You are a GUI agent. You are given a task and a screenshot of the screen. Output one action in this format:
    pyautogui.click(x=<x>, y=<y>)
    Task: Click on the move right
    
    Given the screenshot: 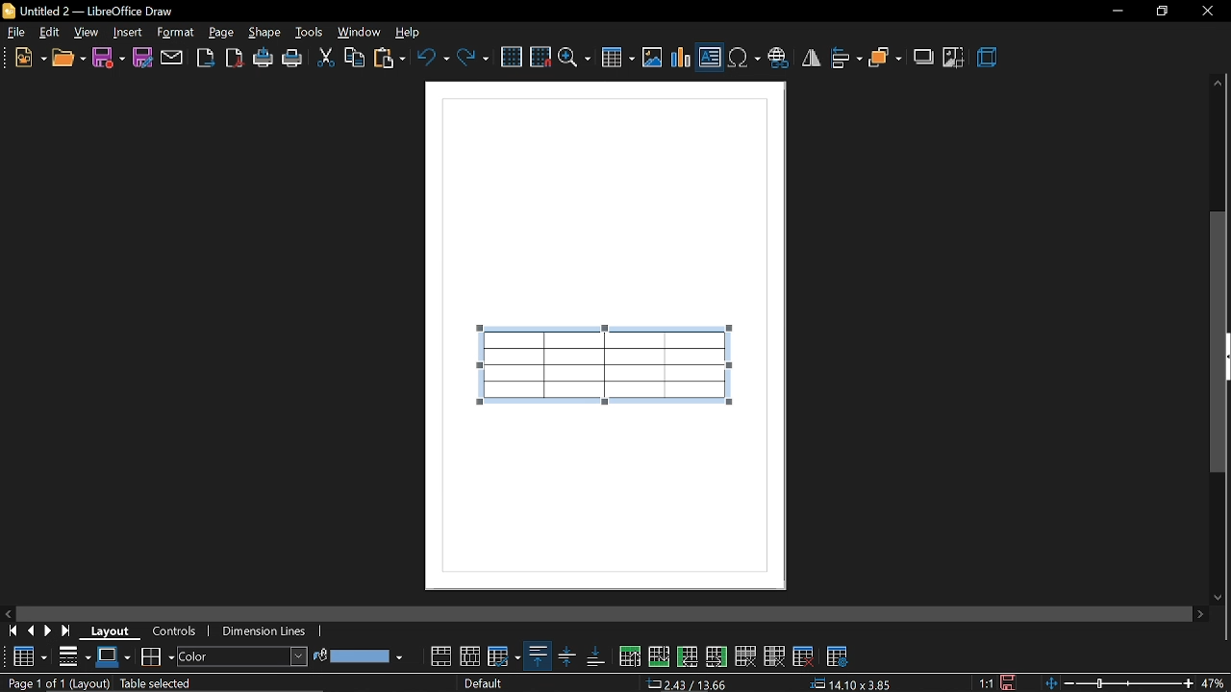 What is the action you would take?
    pyautogui.click(x=1202, y=613)
    